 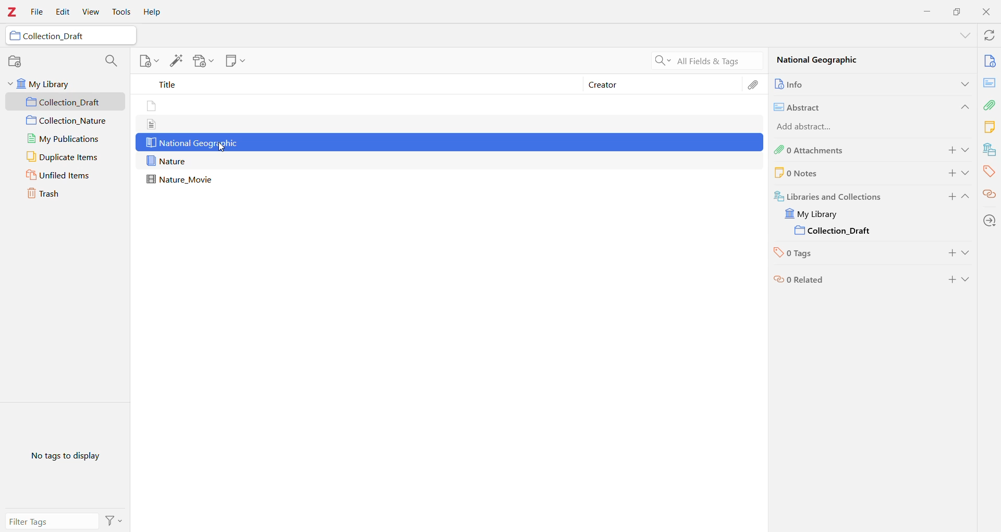 What do you see at coordinates (967, 173) in the screenshot?
I see `Expand Section` at bounding box center [967, 173].